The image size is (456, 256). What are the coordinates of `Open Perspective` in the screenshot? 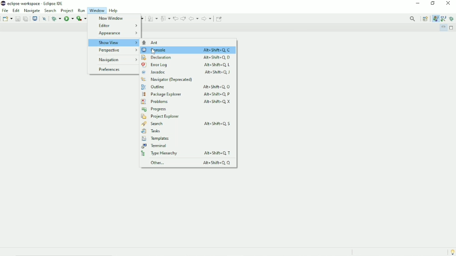 It's located at (425, 19).